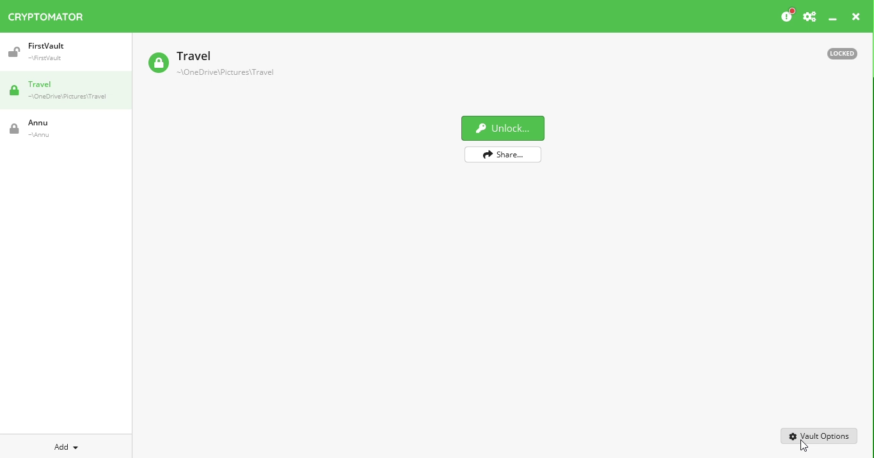 The image size is (874, 458). What do you see at coordinates (836, 52) in the screenshot?
I see `Locked` at bounding box center [836, 52].